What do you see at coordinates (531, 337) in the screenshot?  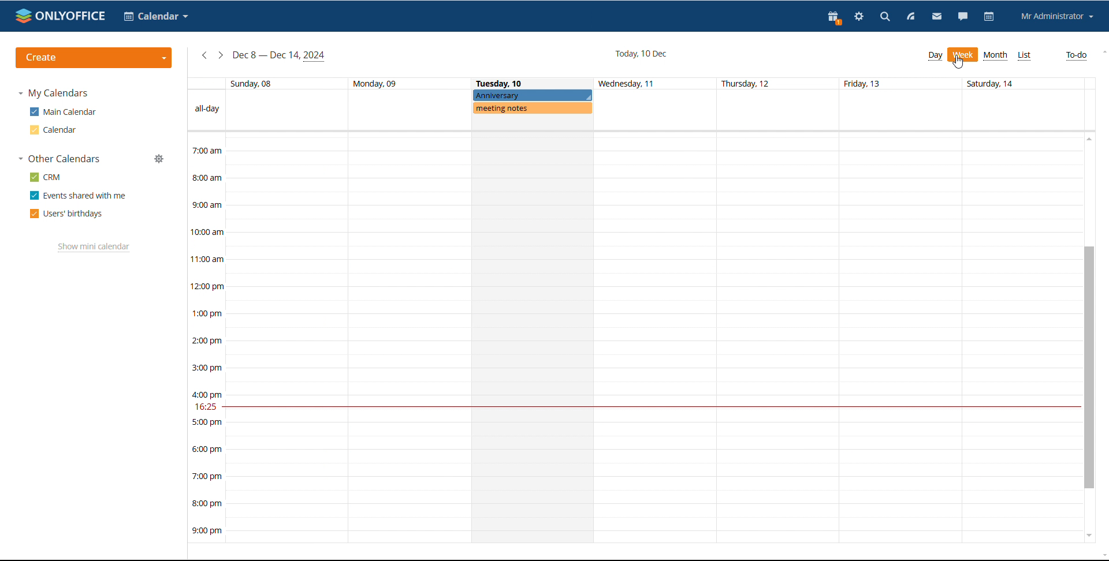 I see `schedule for the day` at bounding box center [531, 337].